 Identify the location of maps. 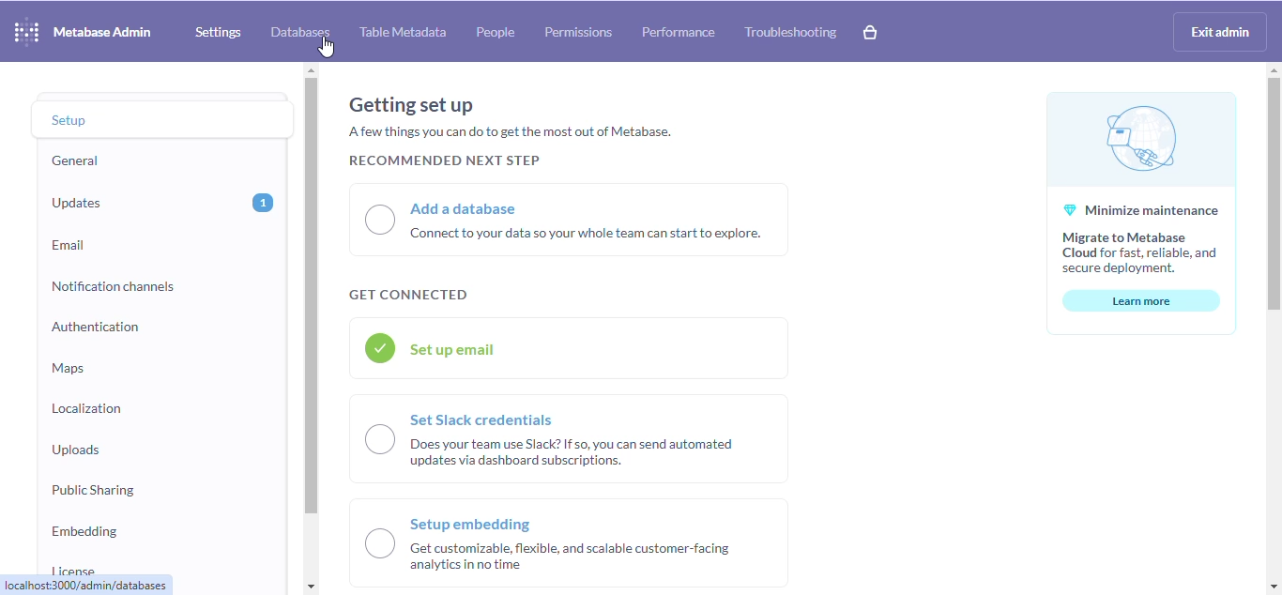
(68, 368).